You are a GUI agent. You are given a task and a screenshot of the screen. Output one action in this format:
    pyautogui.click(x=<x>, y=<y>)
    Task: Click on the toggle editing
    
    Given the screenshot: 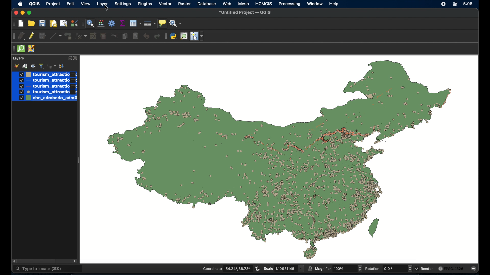 What is the action you would take?
    pyautogui.click(x=32, y=36)
    